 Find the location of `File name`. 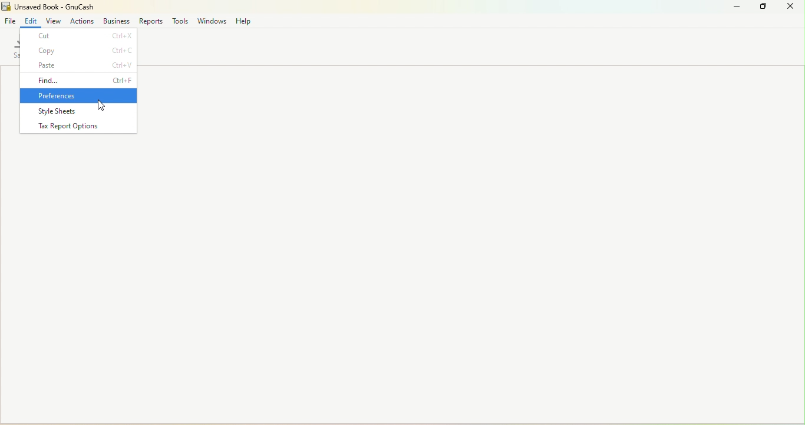

File name is located at coordinates (50, 6).